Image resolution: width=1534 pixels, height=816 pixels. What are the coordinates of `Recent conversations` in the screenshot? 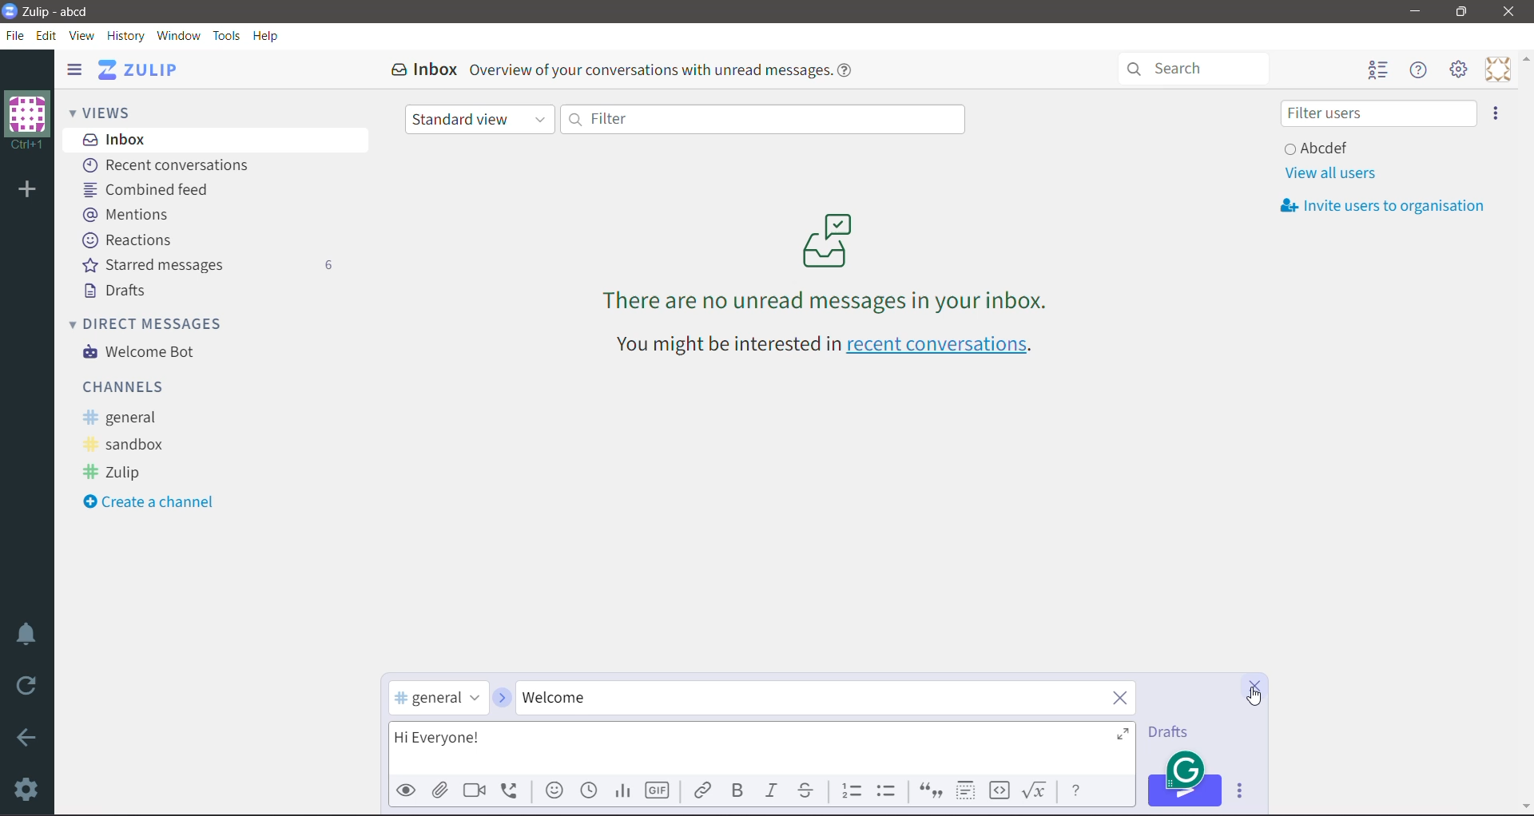 It's located at (171, 166).